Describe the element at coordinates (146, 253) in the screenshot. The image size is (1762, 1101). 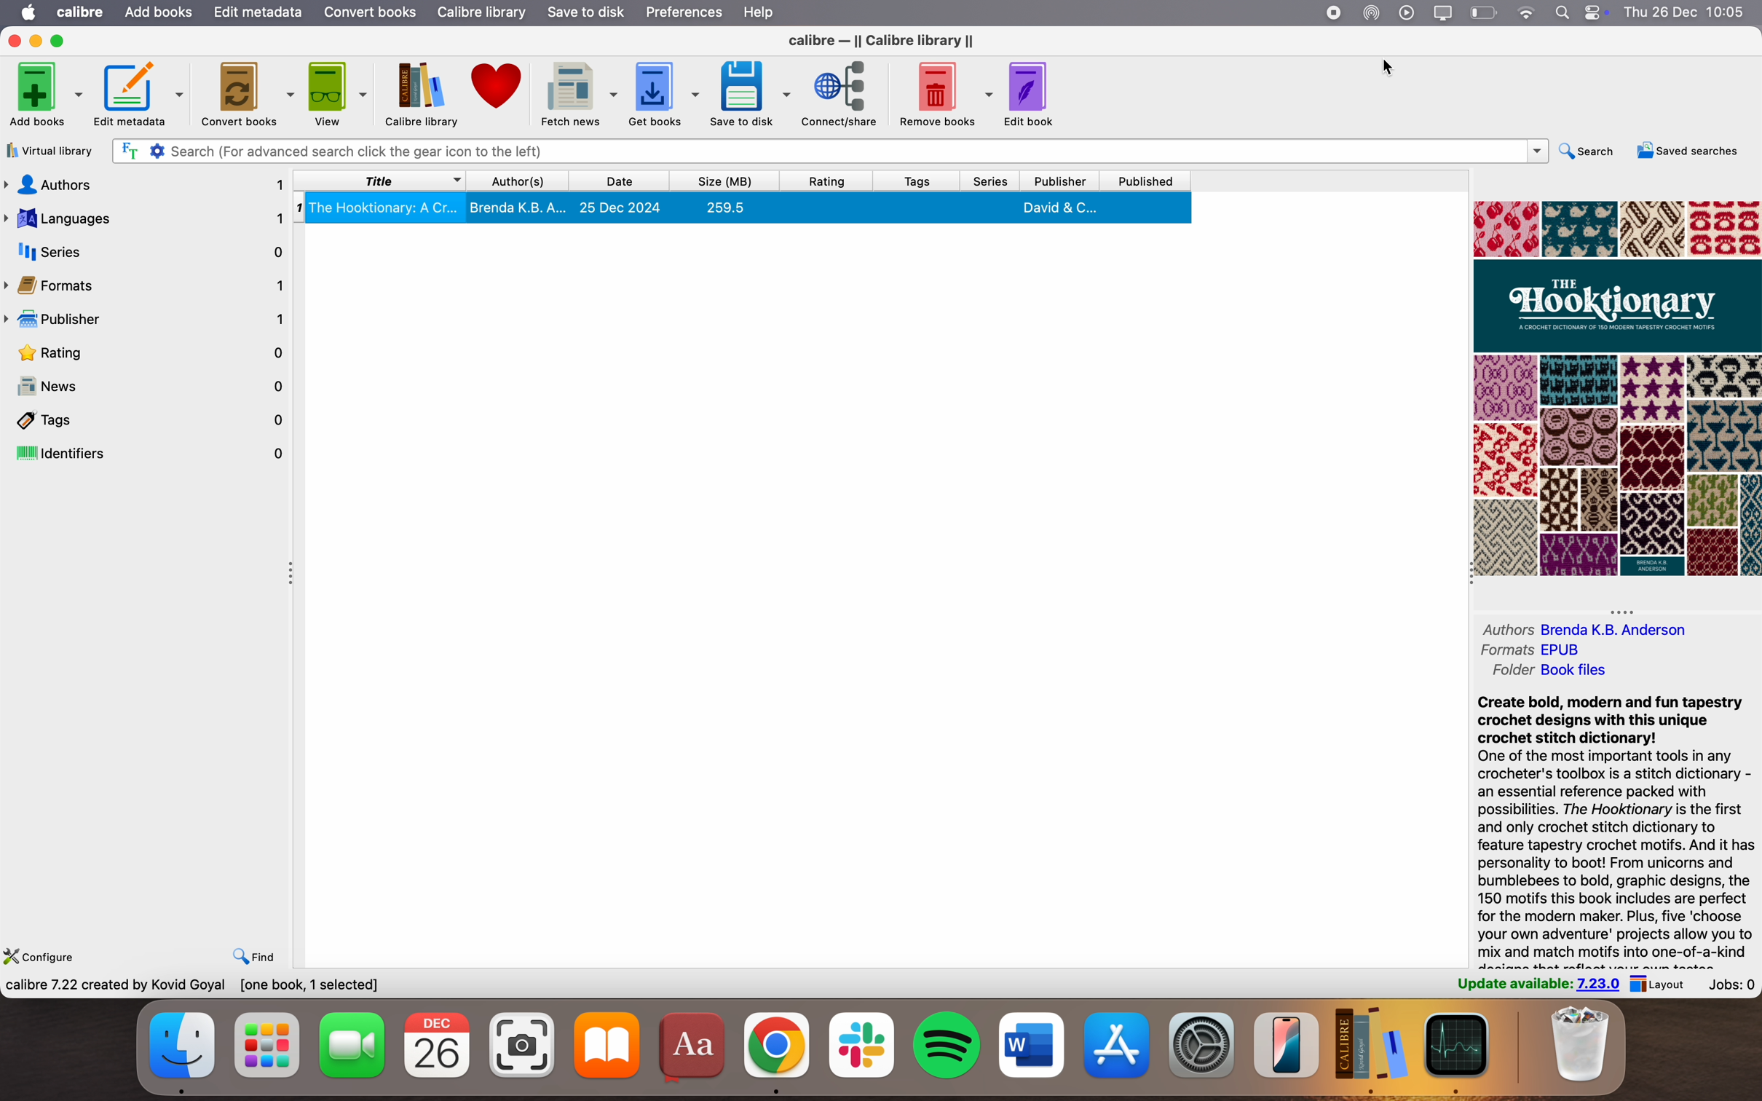
I see `series` at that location.